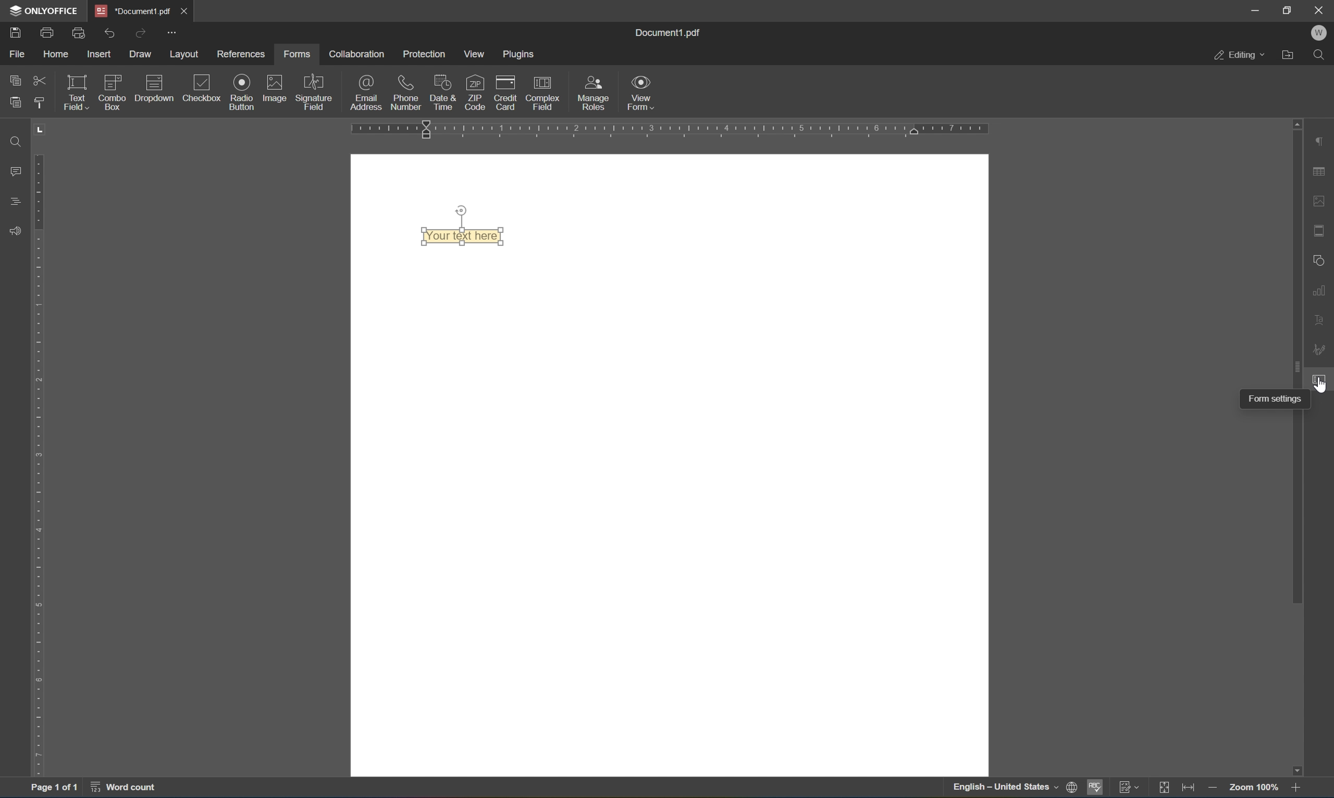 This screenshot has height=798, width=1334. I want to click on print, so click(47, 31).